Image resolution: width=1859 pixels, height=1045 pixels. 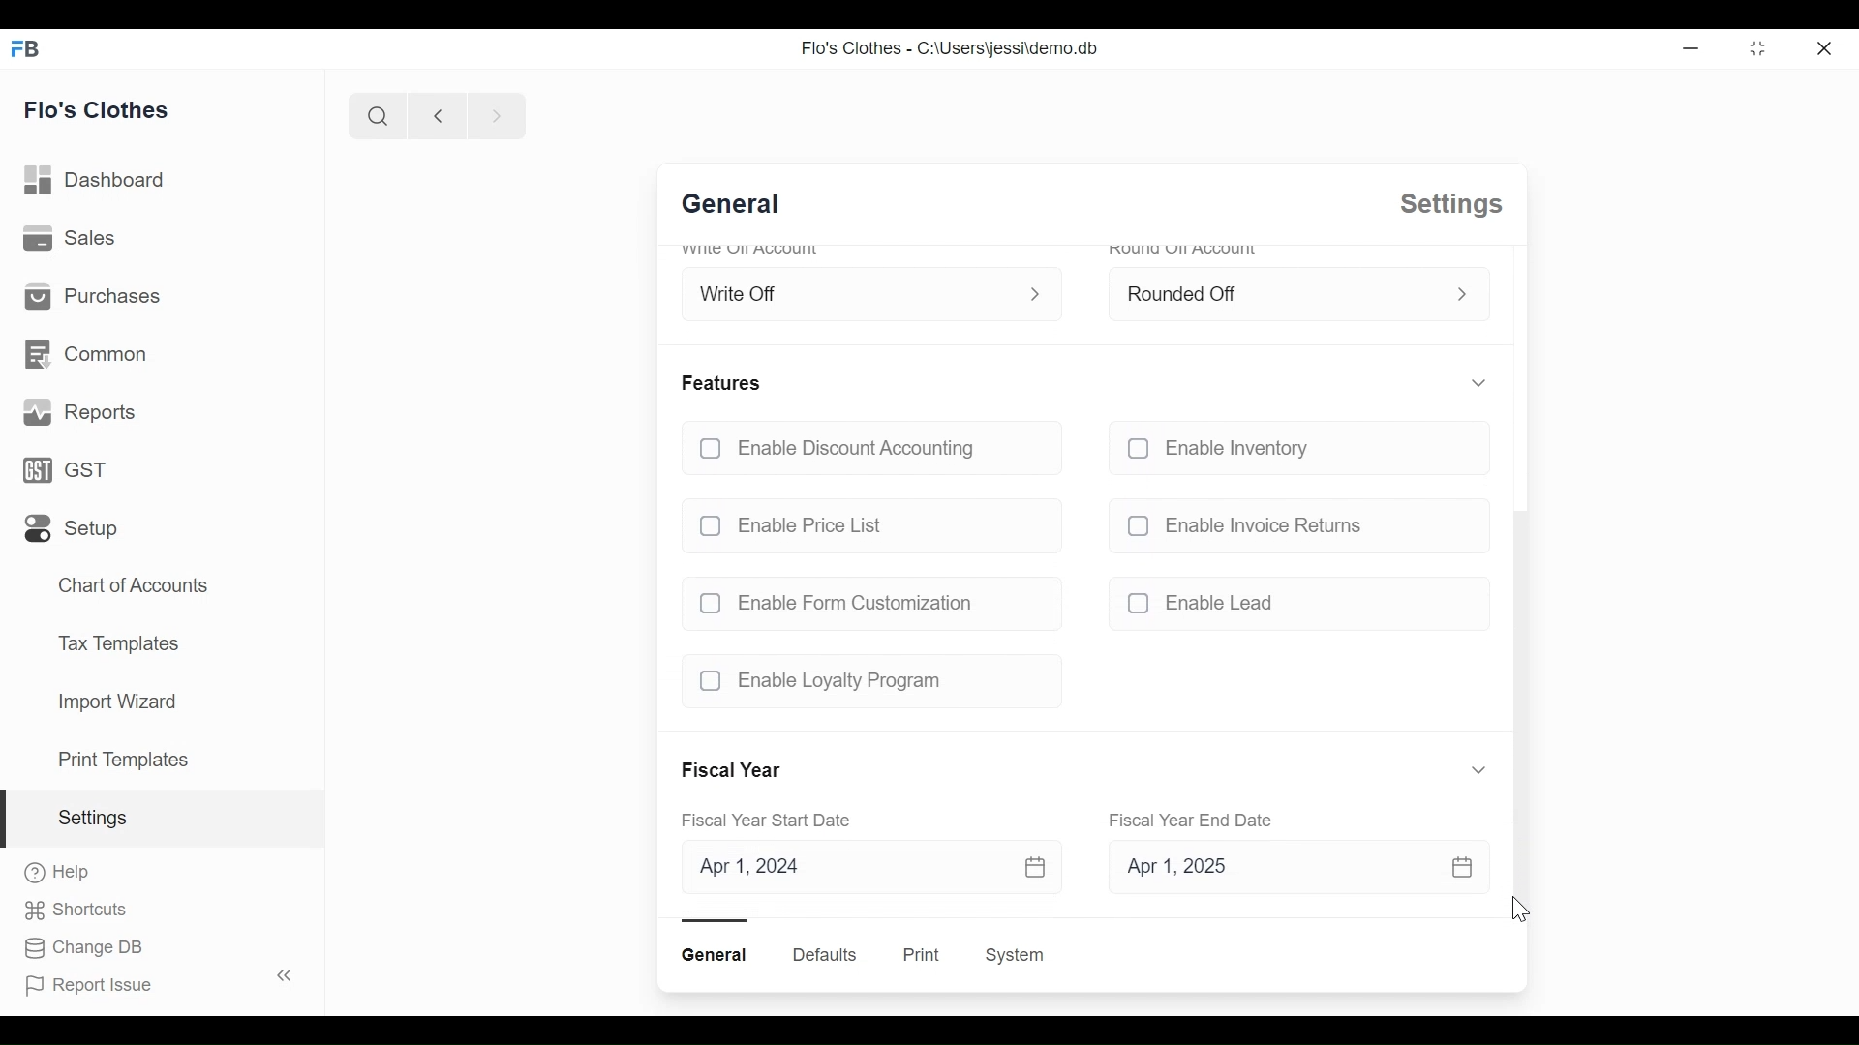 What do you see at coordinates (71, 239) in the screenshot?
I see `Sales` at bounding box center [71, 239].